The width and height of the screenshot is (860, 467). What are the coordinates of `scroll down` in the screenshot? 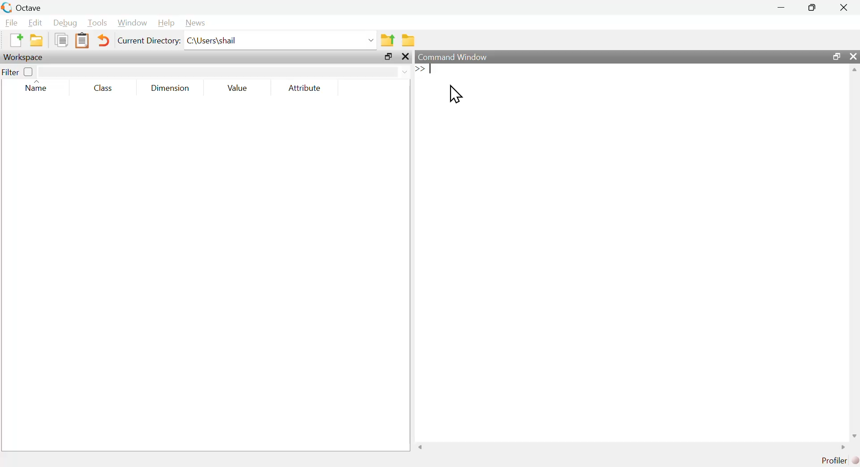 It's located at (854, 436).